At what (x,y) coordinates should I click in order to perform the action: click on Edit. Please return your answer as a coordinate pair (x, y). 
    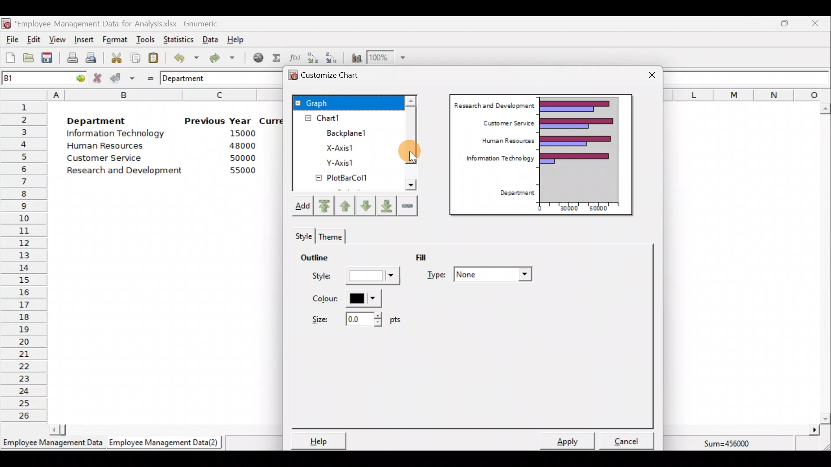
    Looking at the image, I should click on (34, 40).